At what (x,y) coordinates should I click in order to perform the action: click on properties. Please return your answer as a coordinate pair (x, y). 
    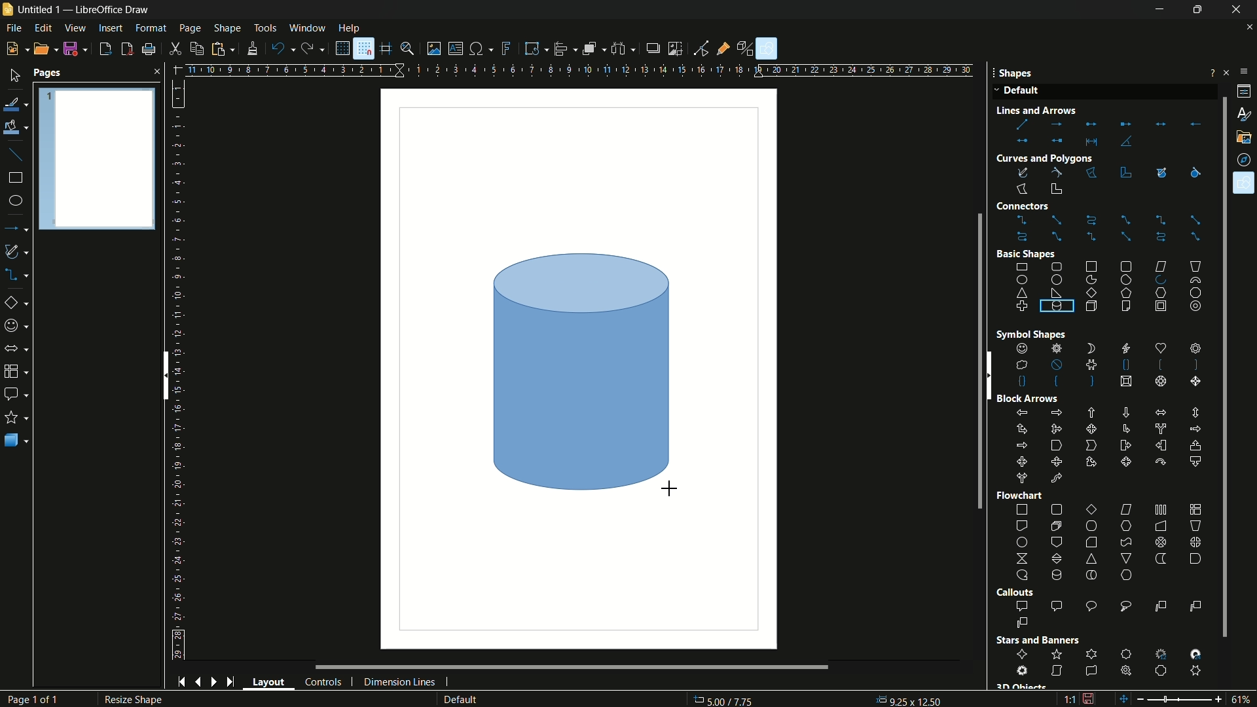
    Looking at the image, I should click on (1244, 92).